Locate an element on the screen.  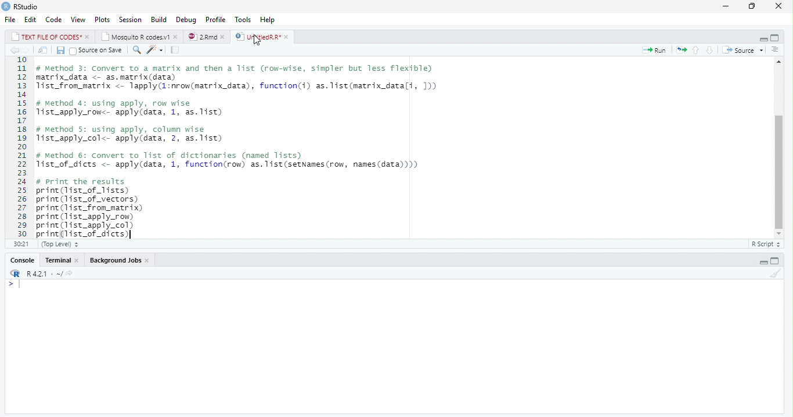
Close is located at coordinates (779, 6).